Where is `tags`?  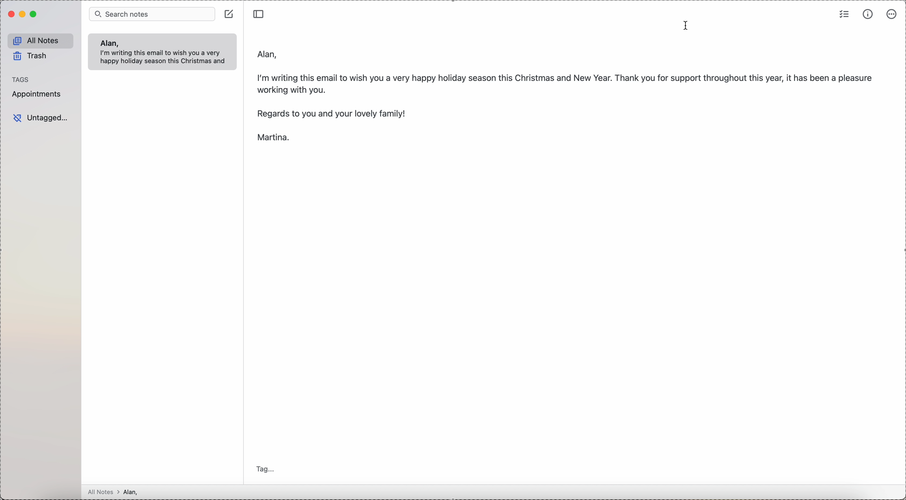 tags is located at coordinates (21, 79).